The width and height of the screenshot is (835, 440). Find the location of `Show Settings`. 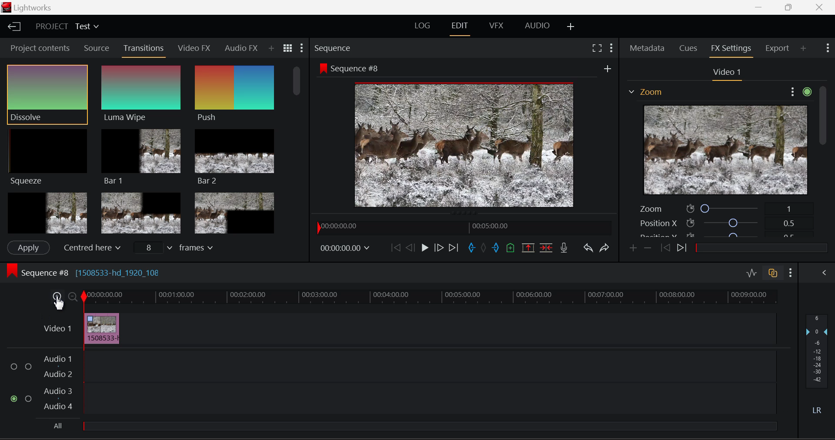

Show Settings is located at coordinates (790, 272).